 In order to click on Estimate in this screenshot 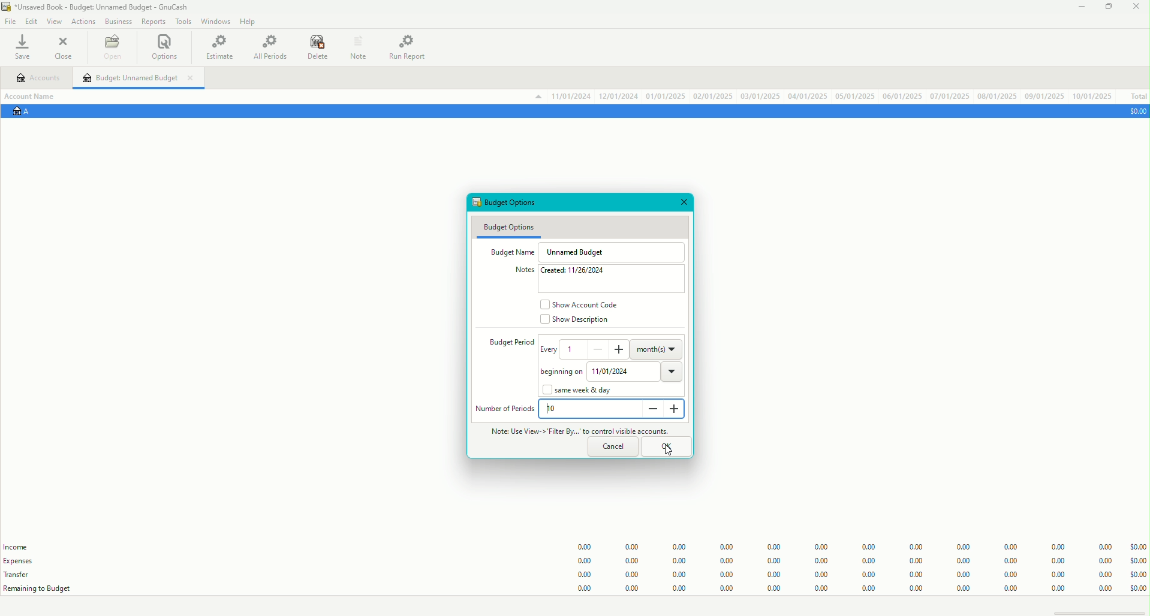, I will do `click(221, 46)`.